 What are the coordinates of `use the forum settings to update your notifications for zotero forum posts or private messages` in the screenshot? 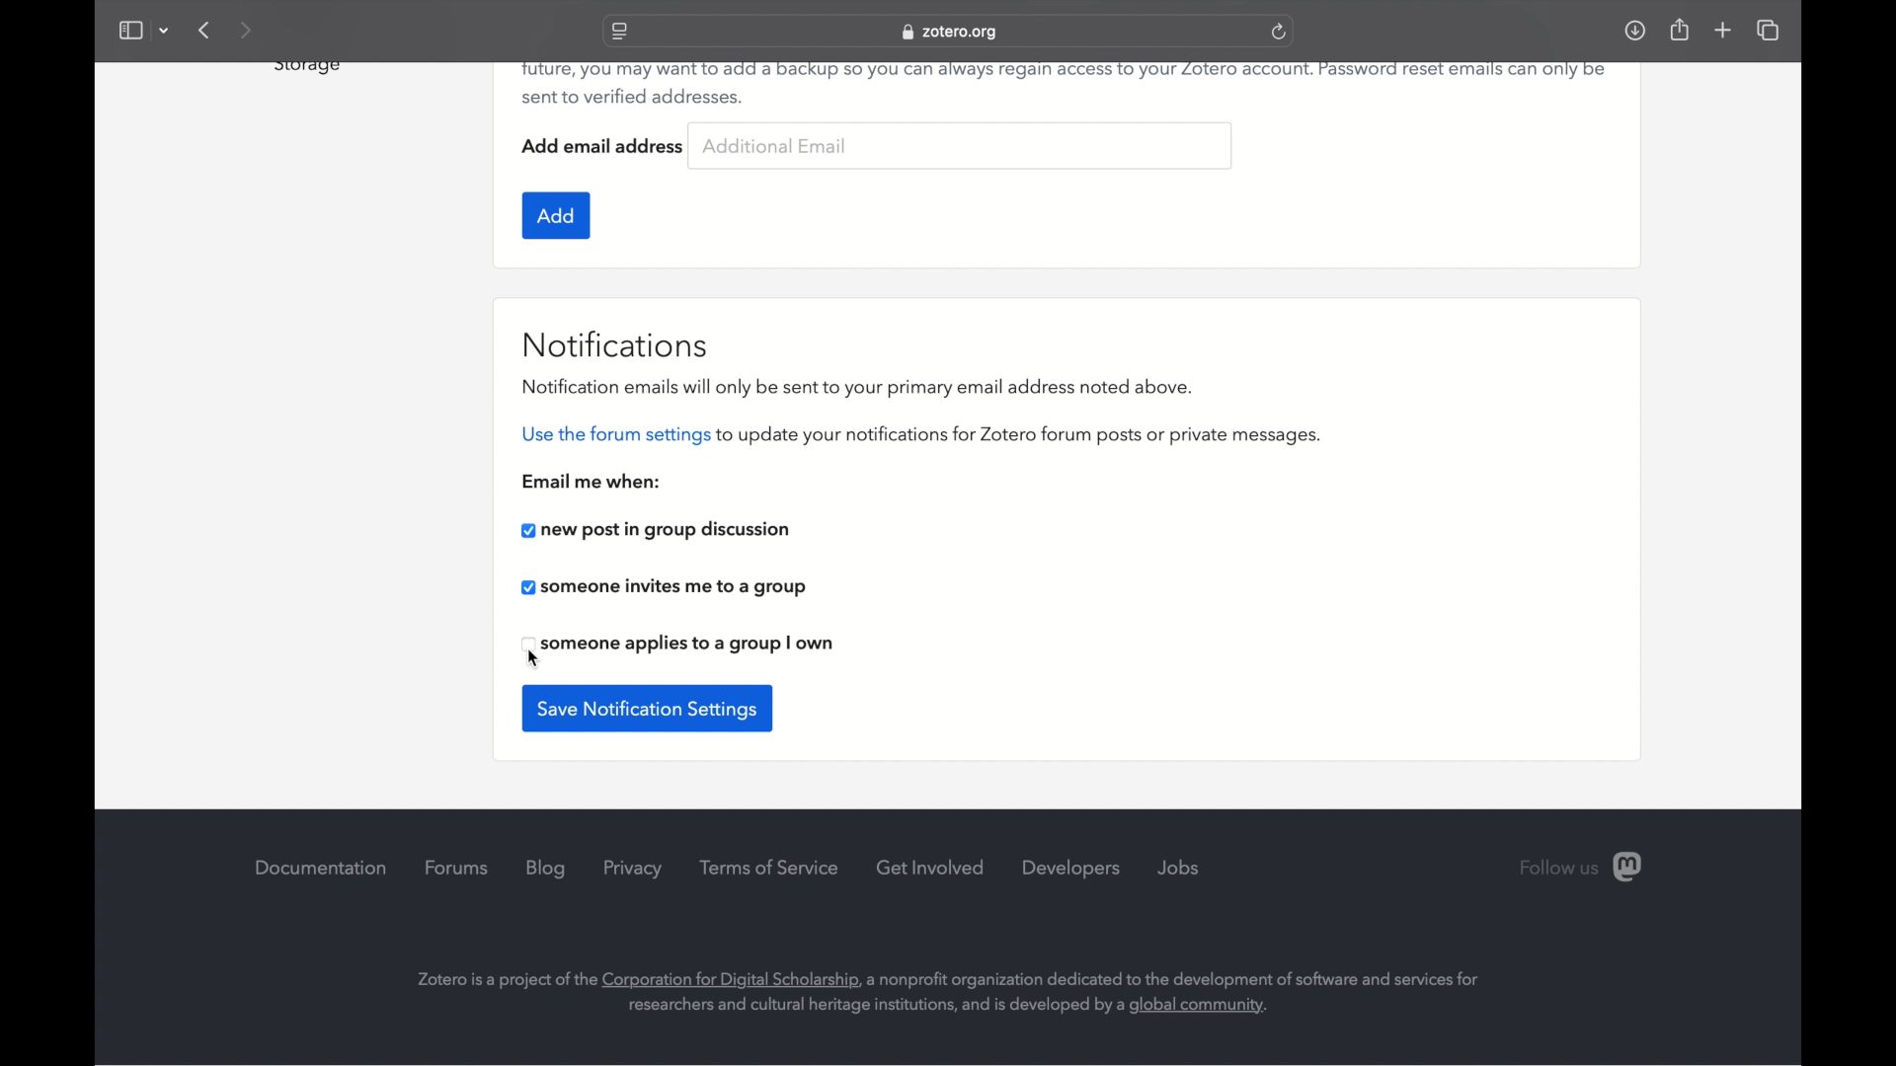 It's located at (920, 435).